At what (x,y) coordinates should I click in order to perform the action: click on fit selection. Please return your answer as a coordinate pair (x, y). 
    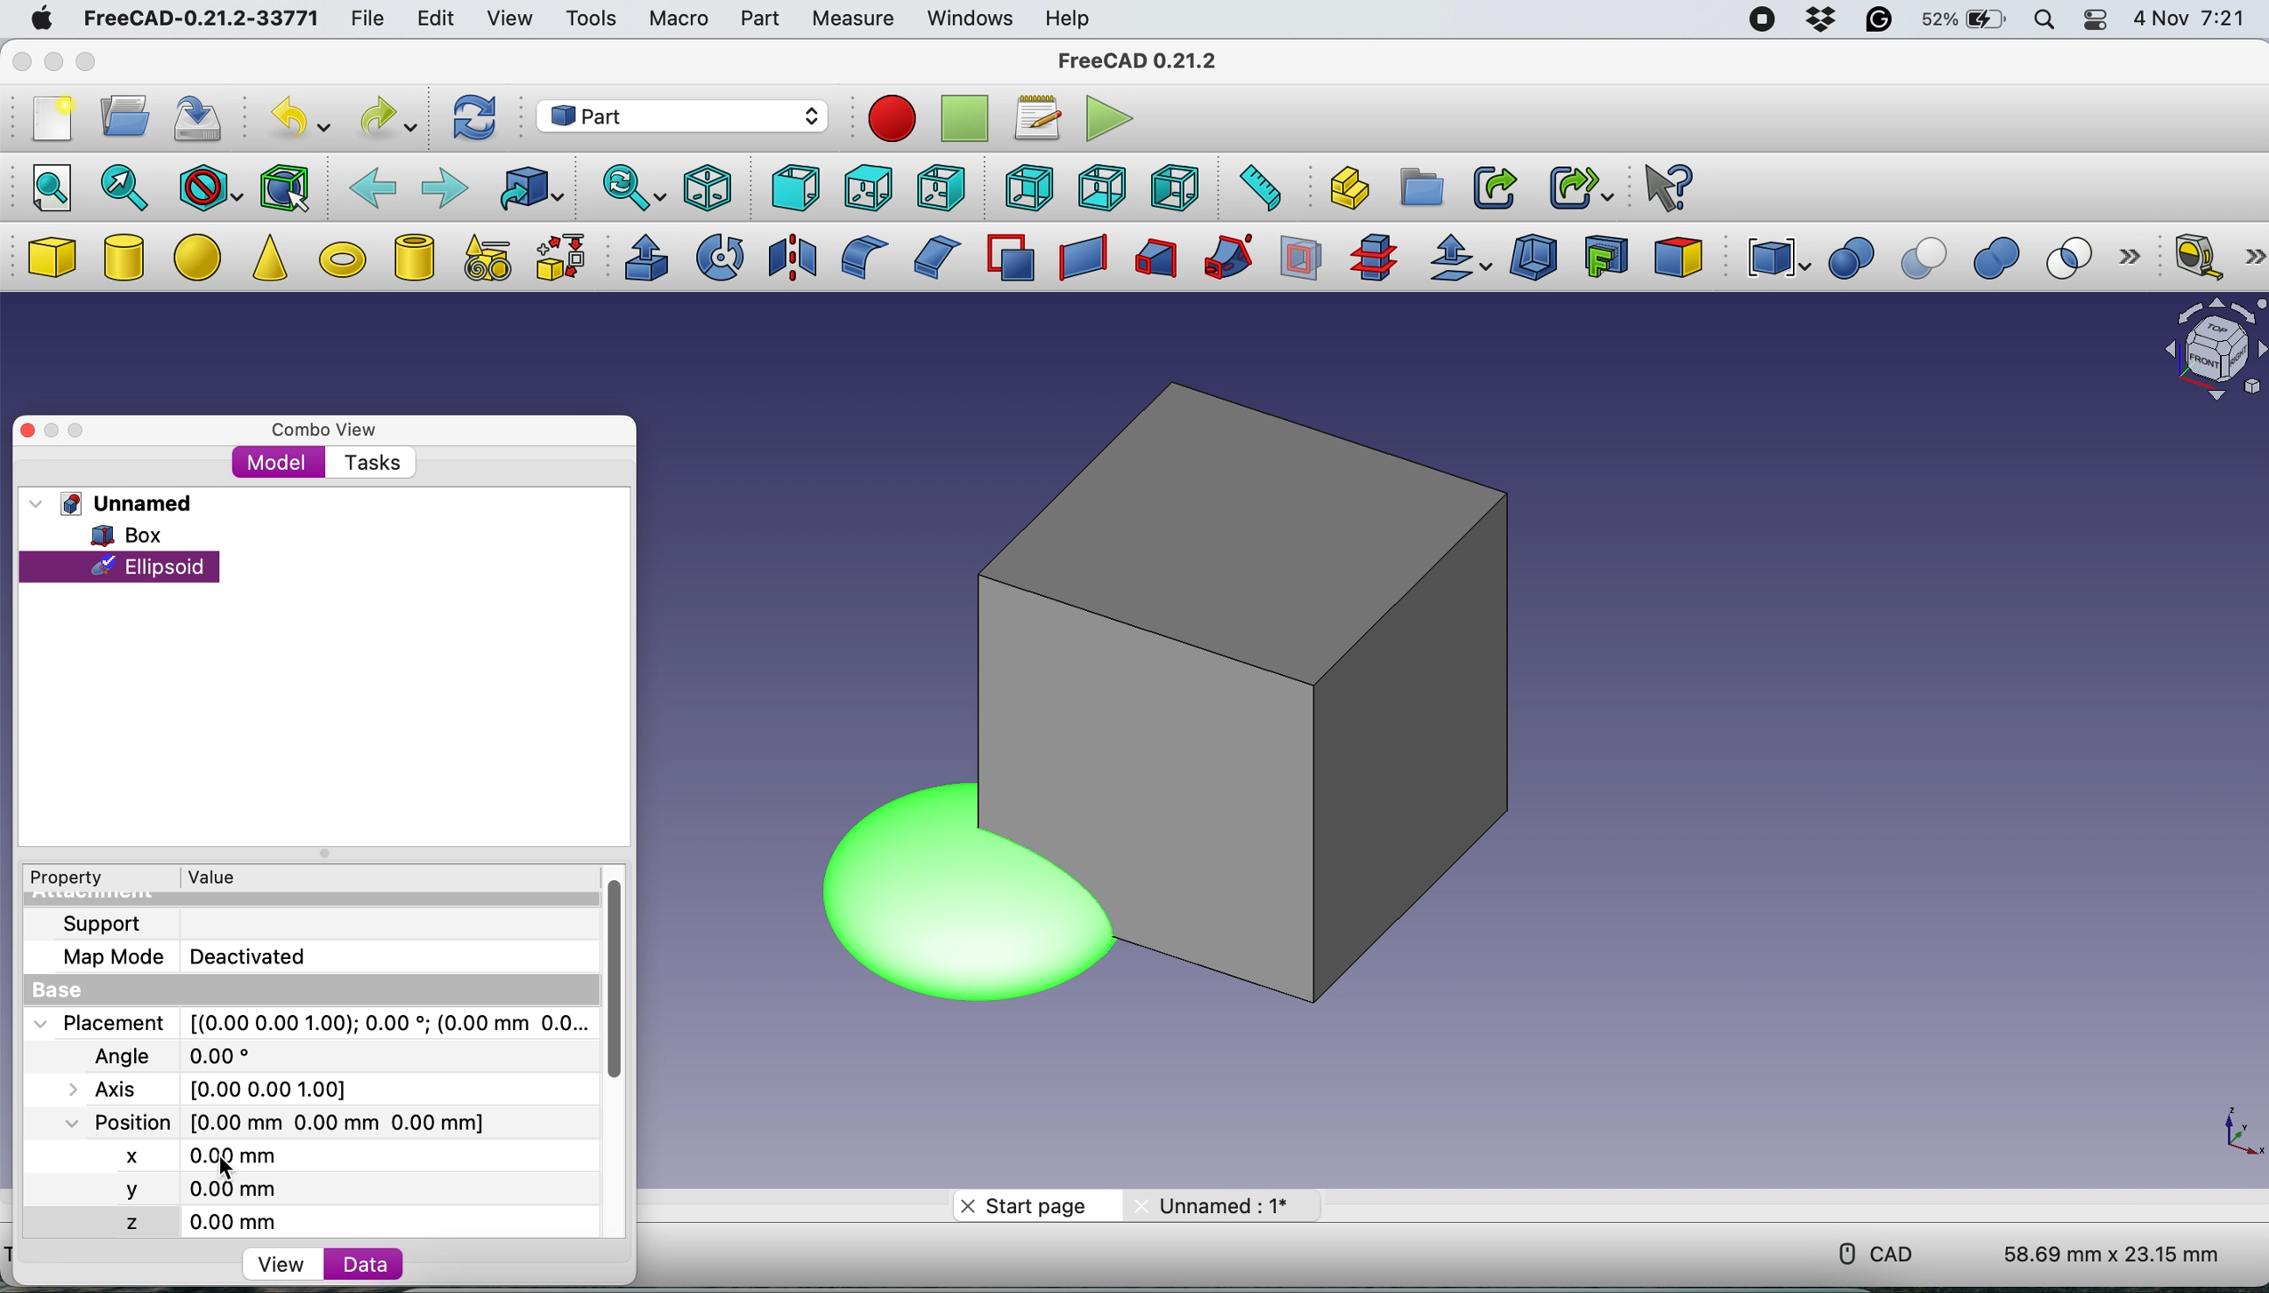
    Looking at the image, I should click on (125, 186).